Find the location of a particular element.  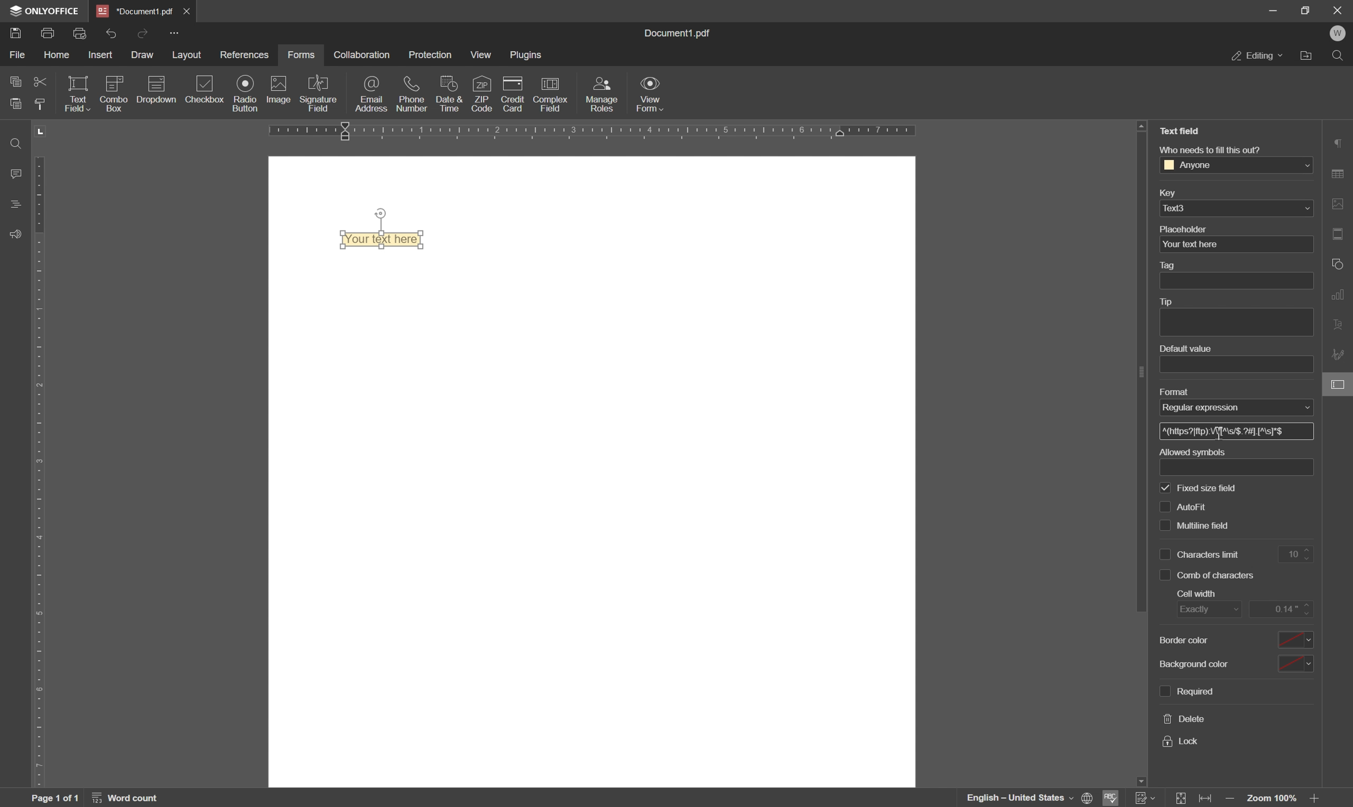

checkbox is located at coordinates (206, 89).